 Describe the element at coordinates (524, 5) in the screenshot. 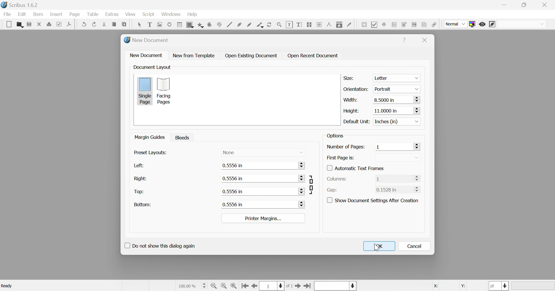

I see `restore down` at that location.